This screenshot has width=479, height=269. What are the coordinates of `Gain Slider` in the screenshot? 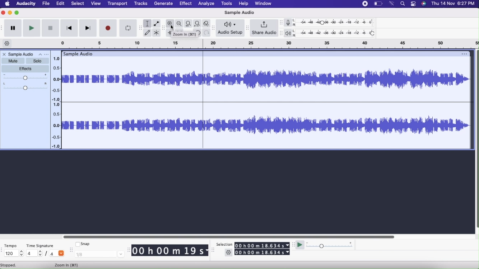 It's located at (25, 77).